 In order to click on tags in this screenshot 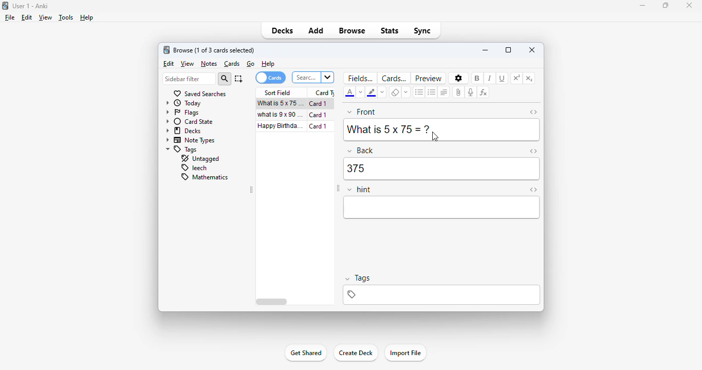, I will do `click(442, 295)`.